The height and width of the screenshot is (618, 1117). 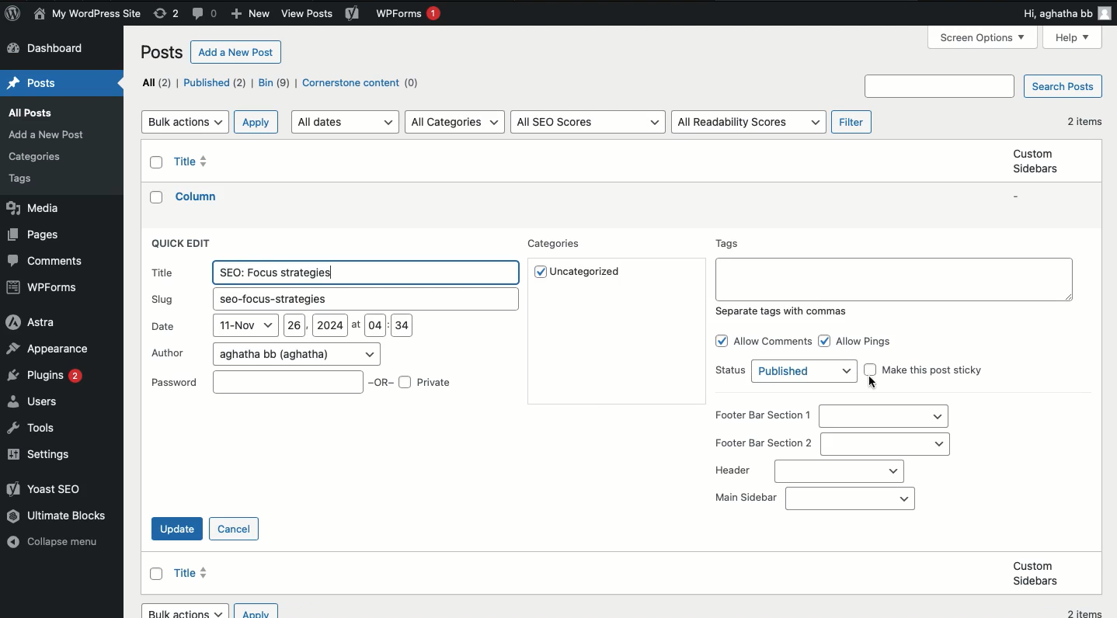 I want to click on textPassword , so click(x=176, y=382).